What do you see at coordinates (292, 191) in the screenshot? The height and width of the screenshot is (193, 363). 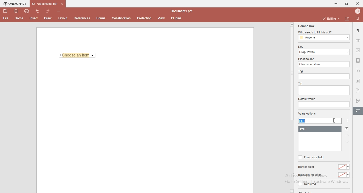 I see `dropdown` at bounding box center [292, 191].